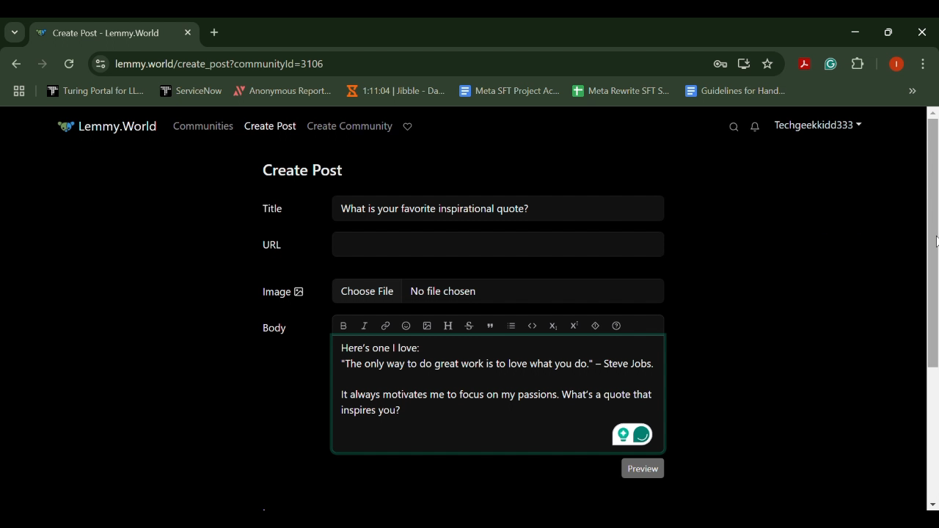 The image size is (939, 528). Describe the element at coordinates (858, 32) in the screenshot. I see `Restore Down` at that location.